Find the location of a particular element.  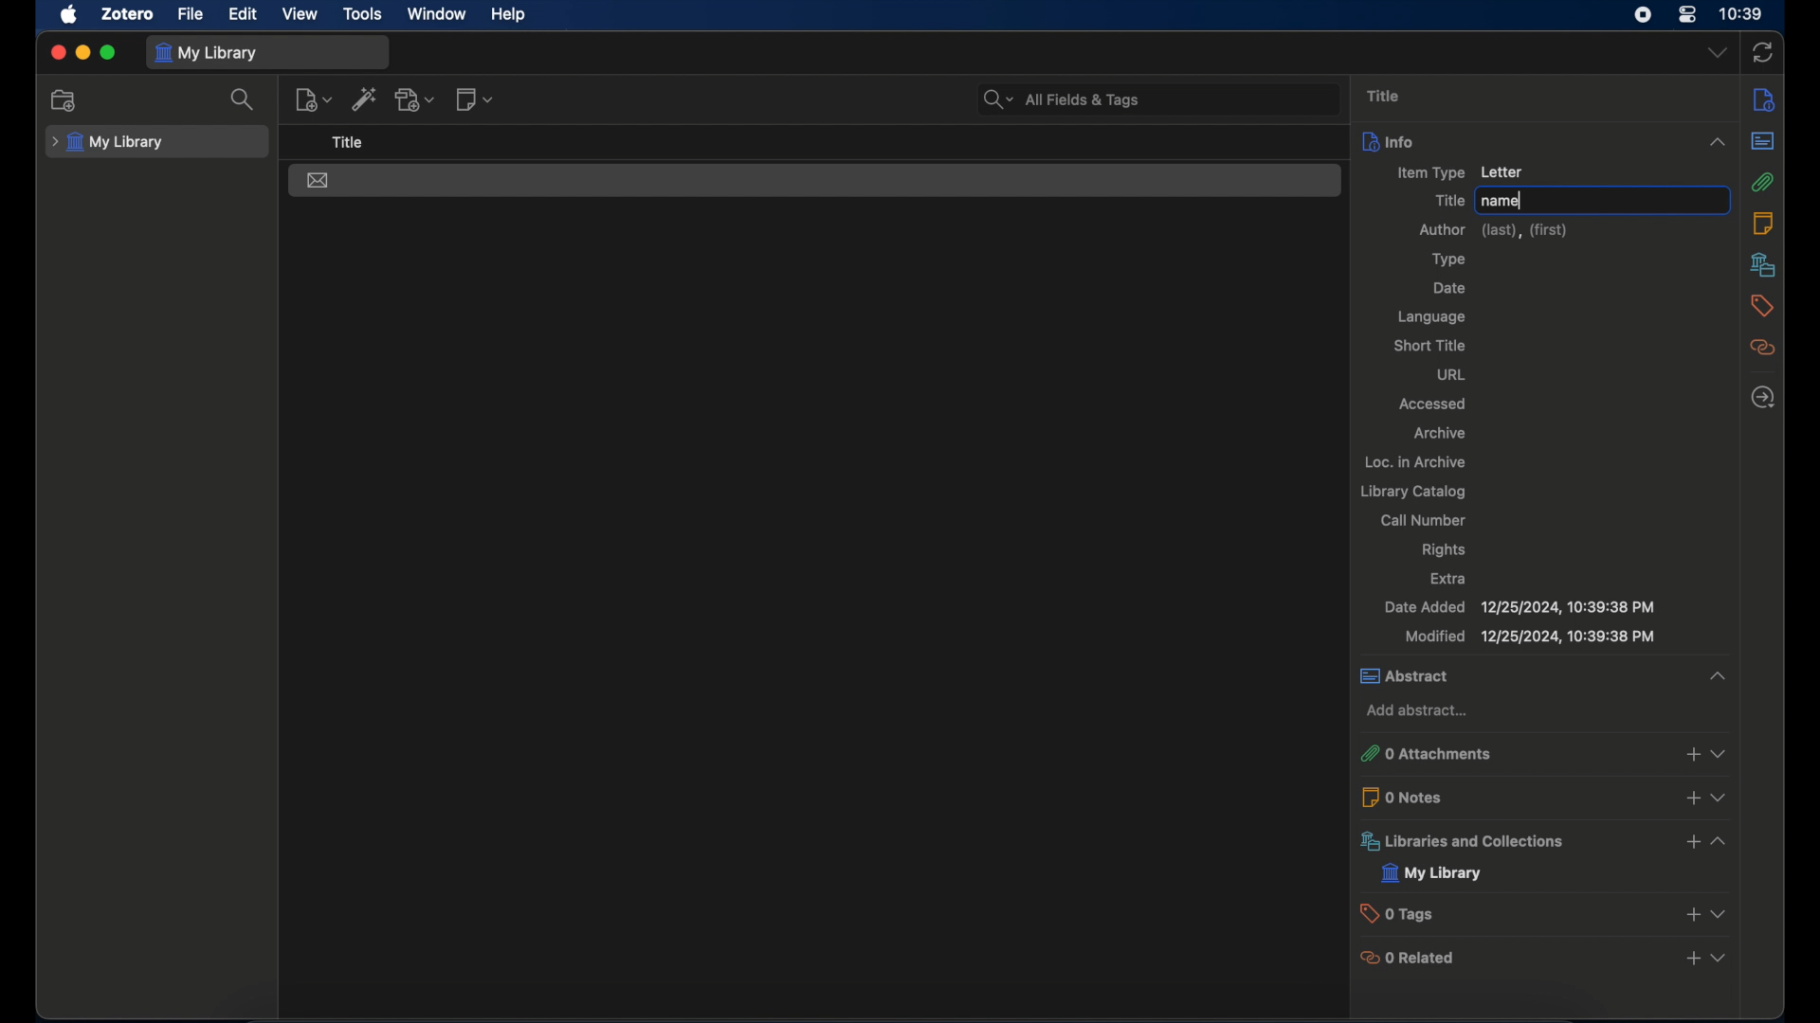

type is located at coordinates (1454, 260).